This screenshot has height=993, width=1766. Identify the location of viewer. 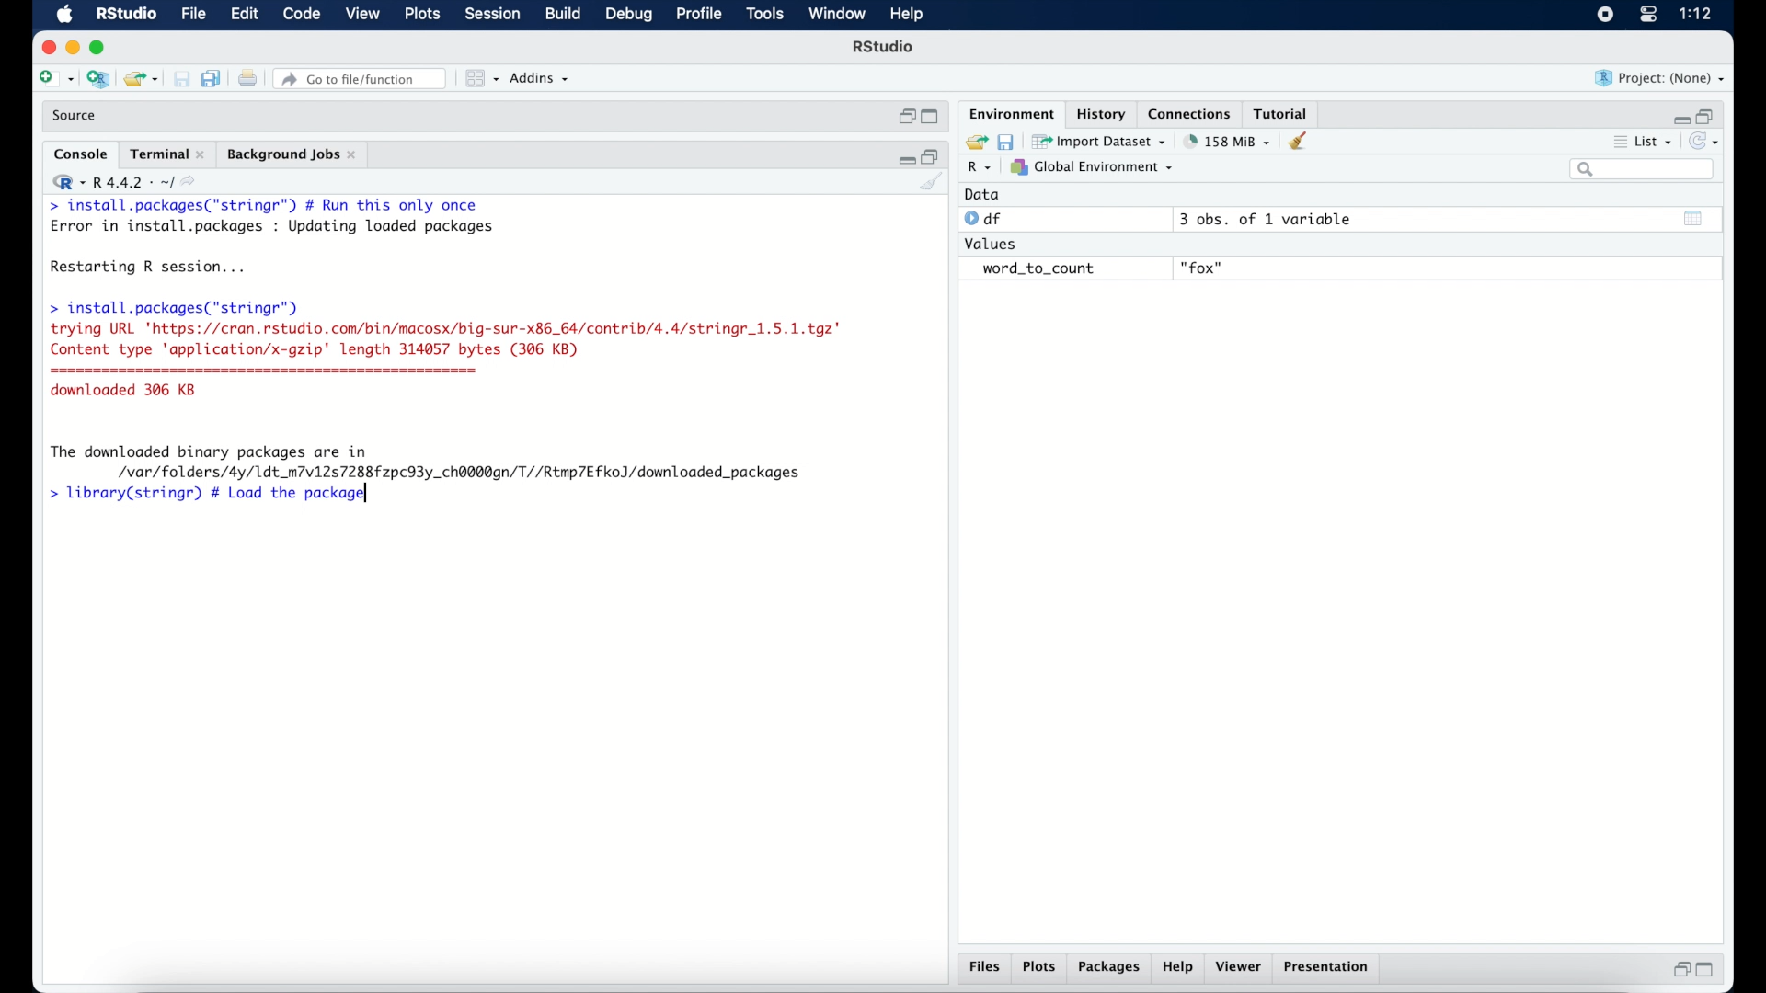
(1240, 967).